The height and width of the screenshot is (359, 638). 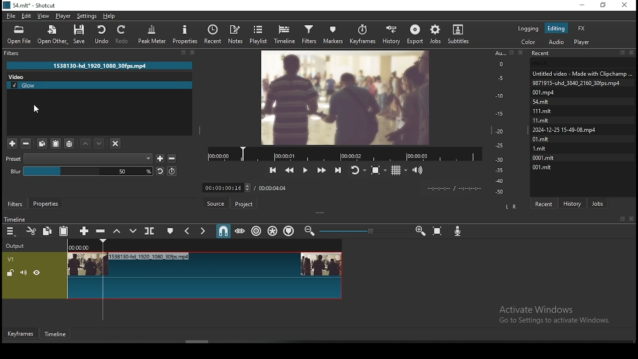 I want to click on 11.mit, so click(x=543, y=120).